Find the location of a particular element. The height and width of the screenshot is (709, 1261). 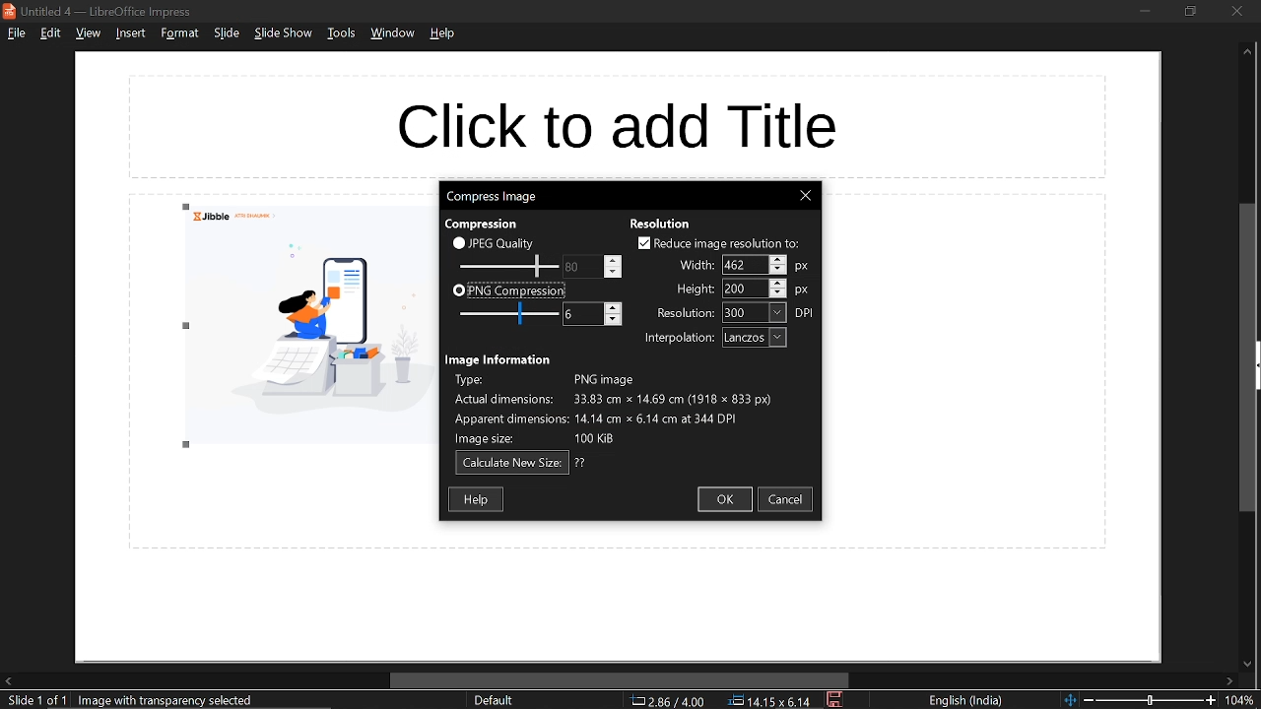

change zoom is located at coordinates (1140, 700).